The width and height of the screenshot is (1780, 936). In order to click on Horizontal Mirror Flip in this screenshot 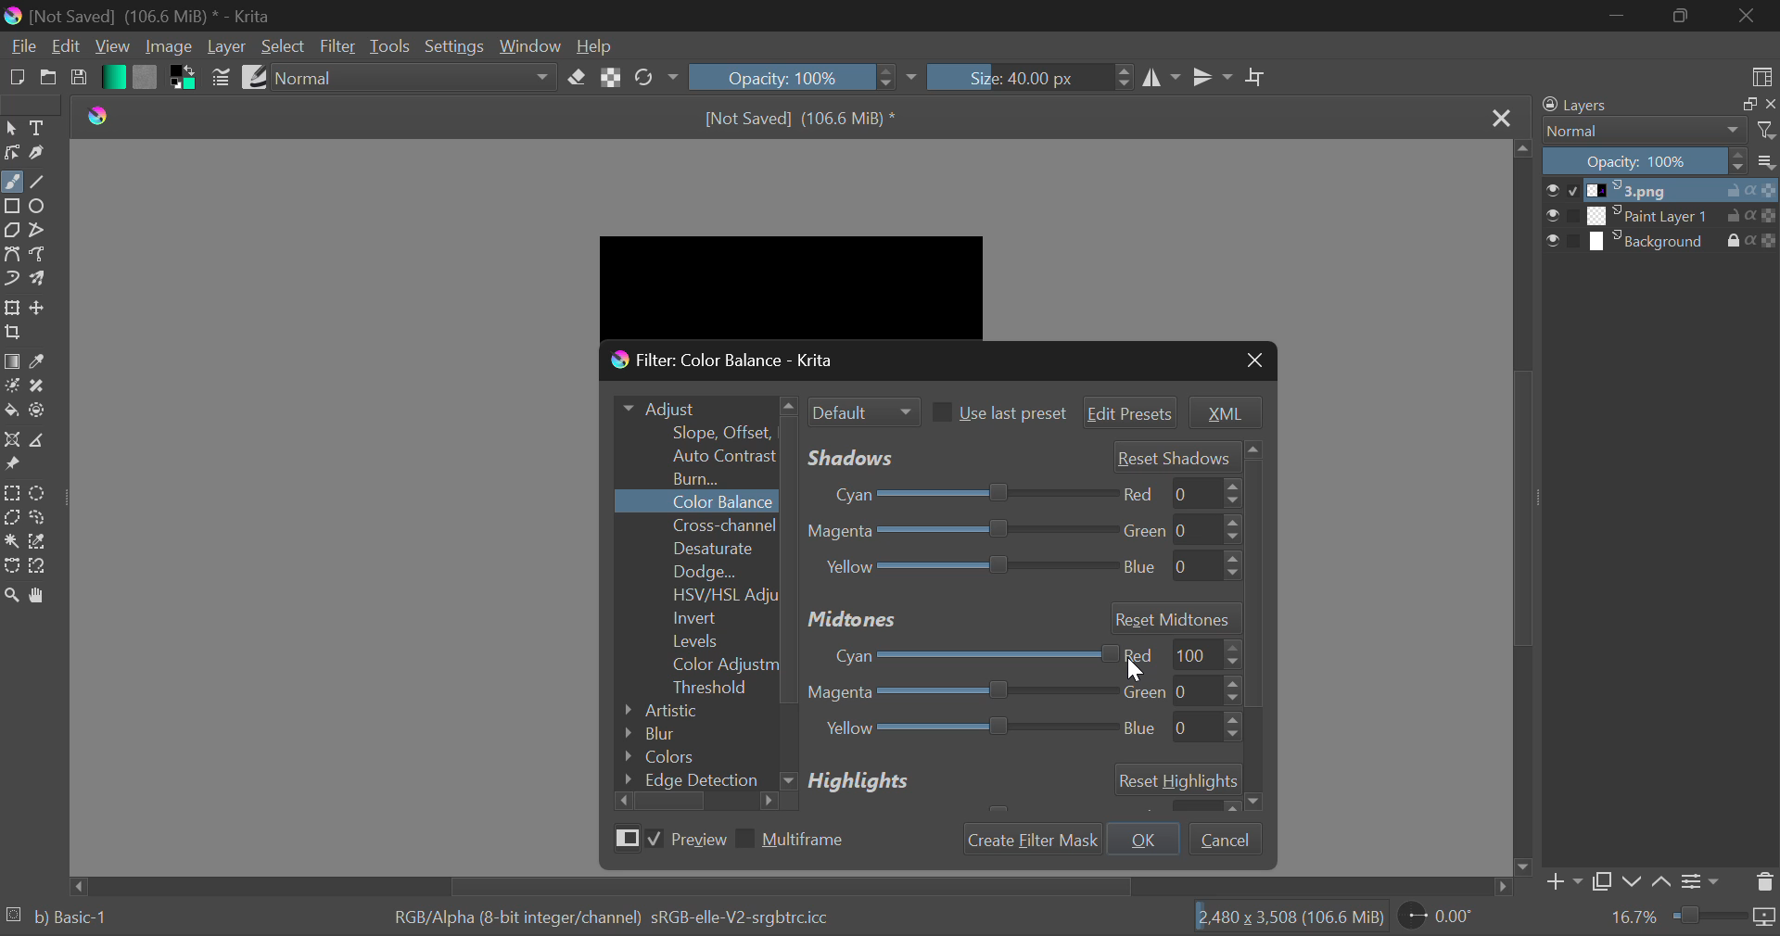, I will do `click(1213, 77)`.